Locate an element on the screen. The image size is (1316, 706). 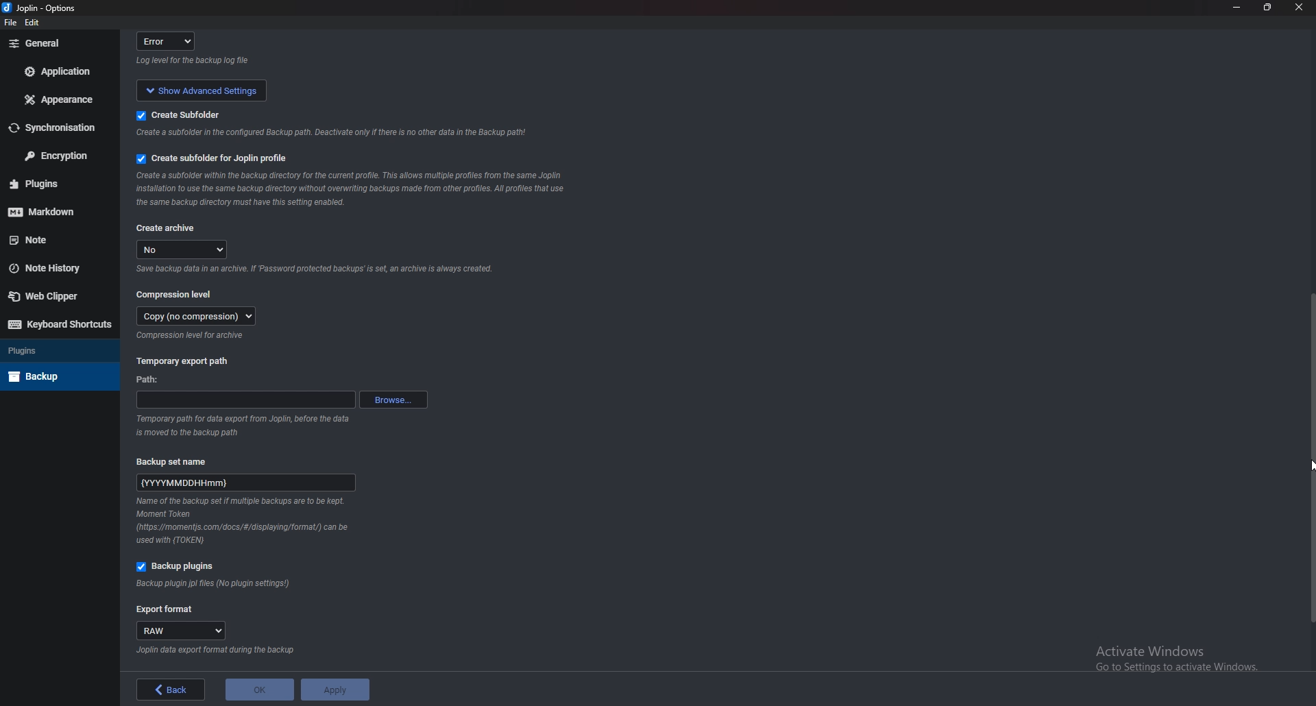
info is located at coordinates (328, 134).